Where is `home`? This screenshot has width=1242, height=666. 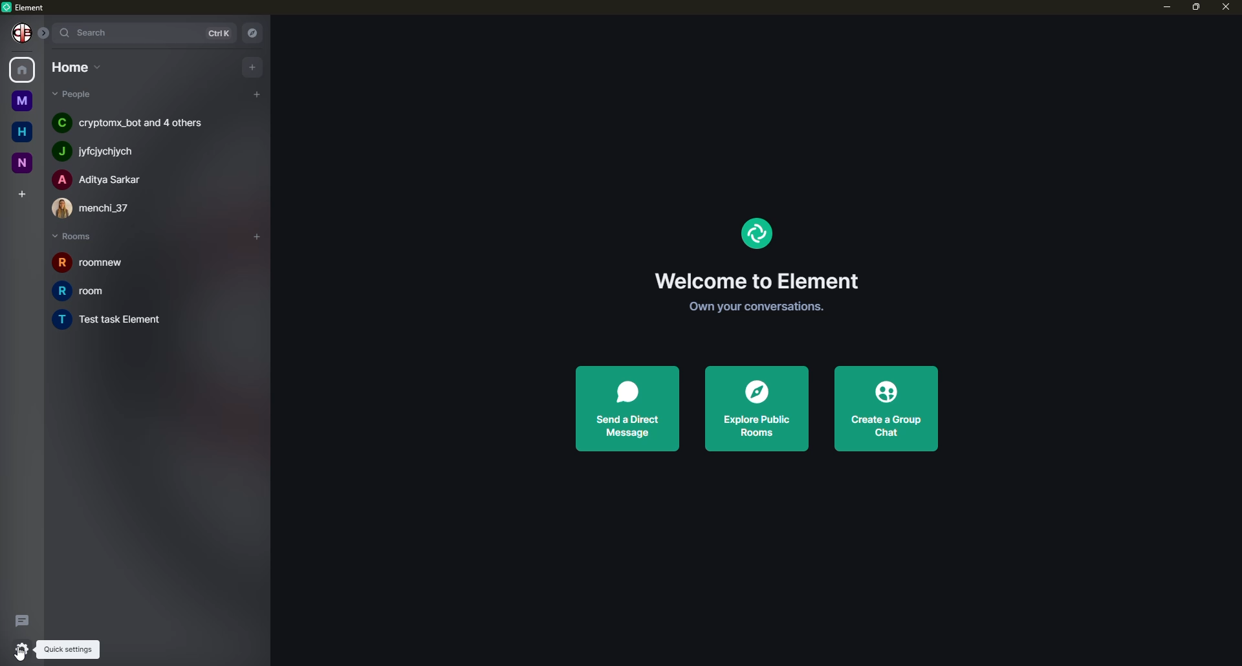
home is located at coordinates (18, 130).